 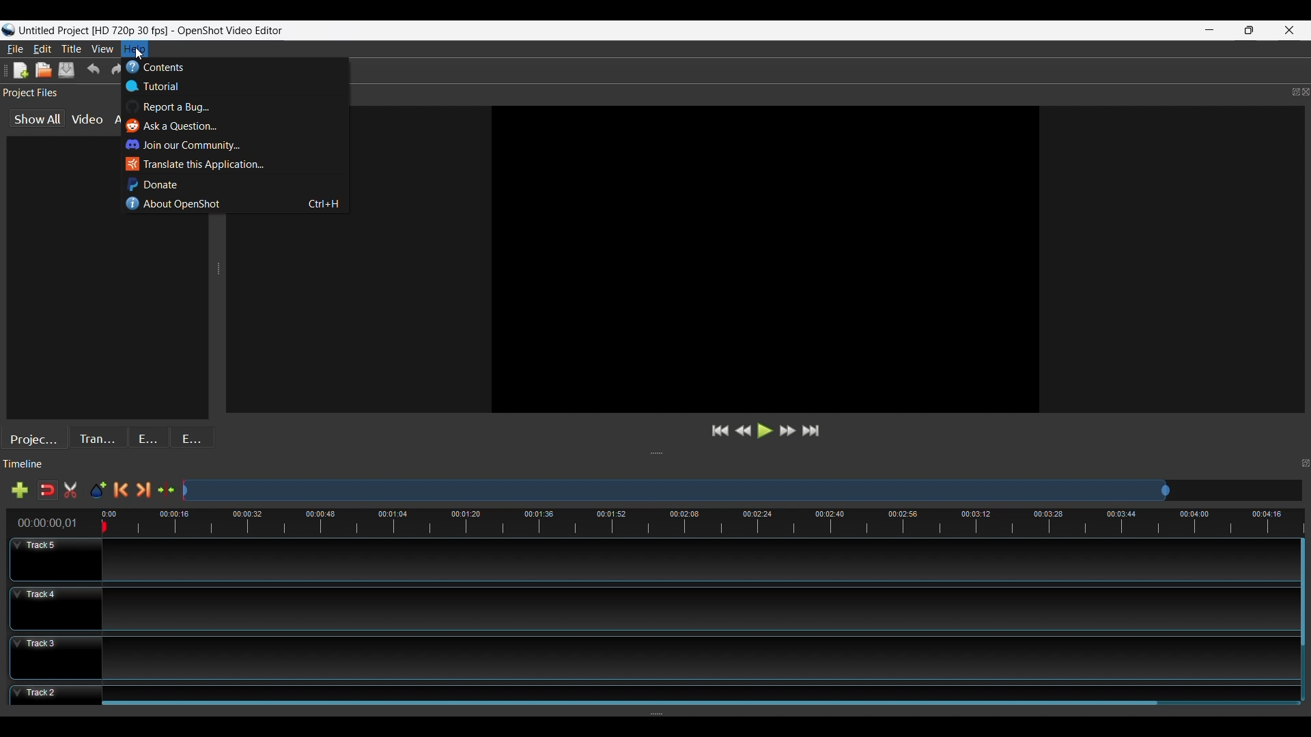 I want to click on Ask a question, so click(x=177, y=126).